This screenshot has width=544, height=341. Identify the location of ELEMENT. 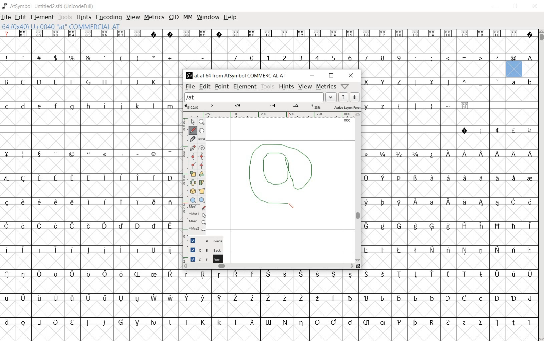
(42, 18).